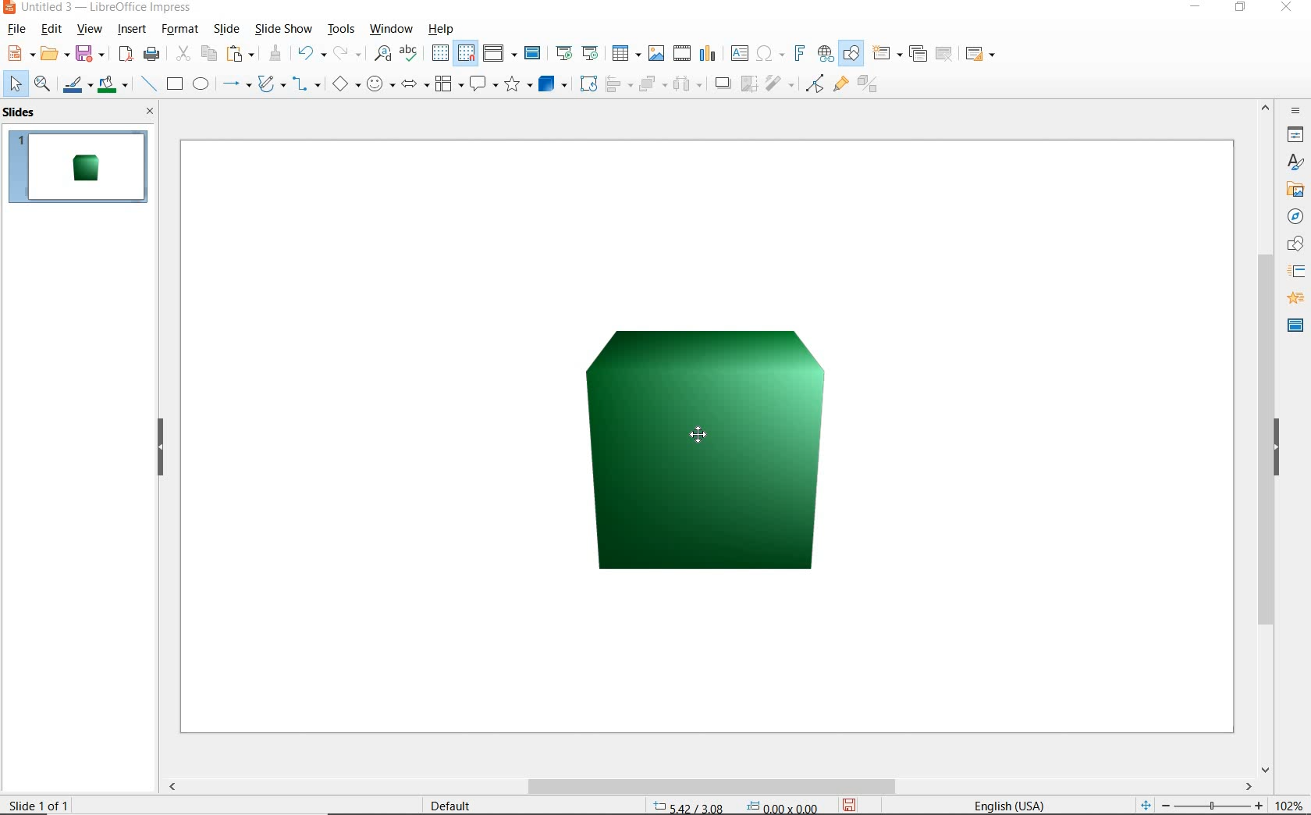 This screenshot has width=1311, height=815. I want to click on file, so click(19, 29).